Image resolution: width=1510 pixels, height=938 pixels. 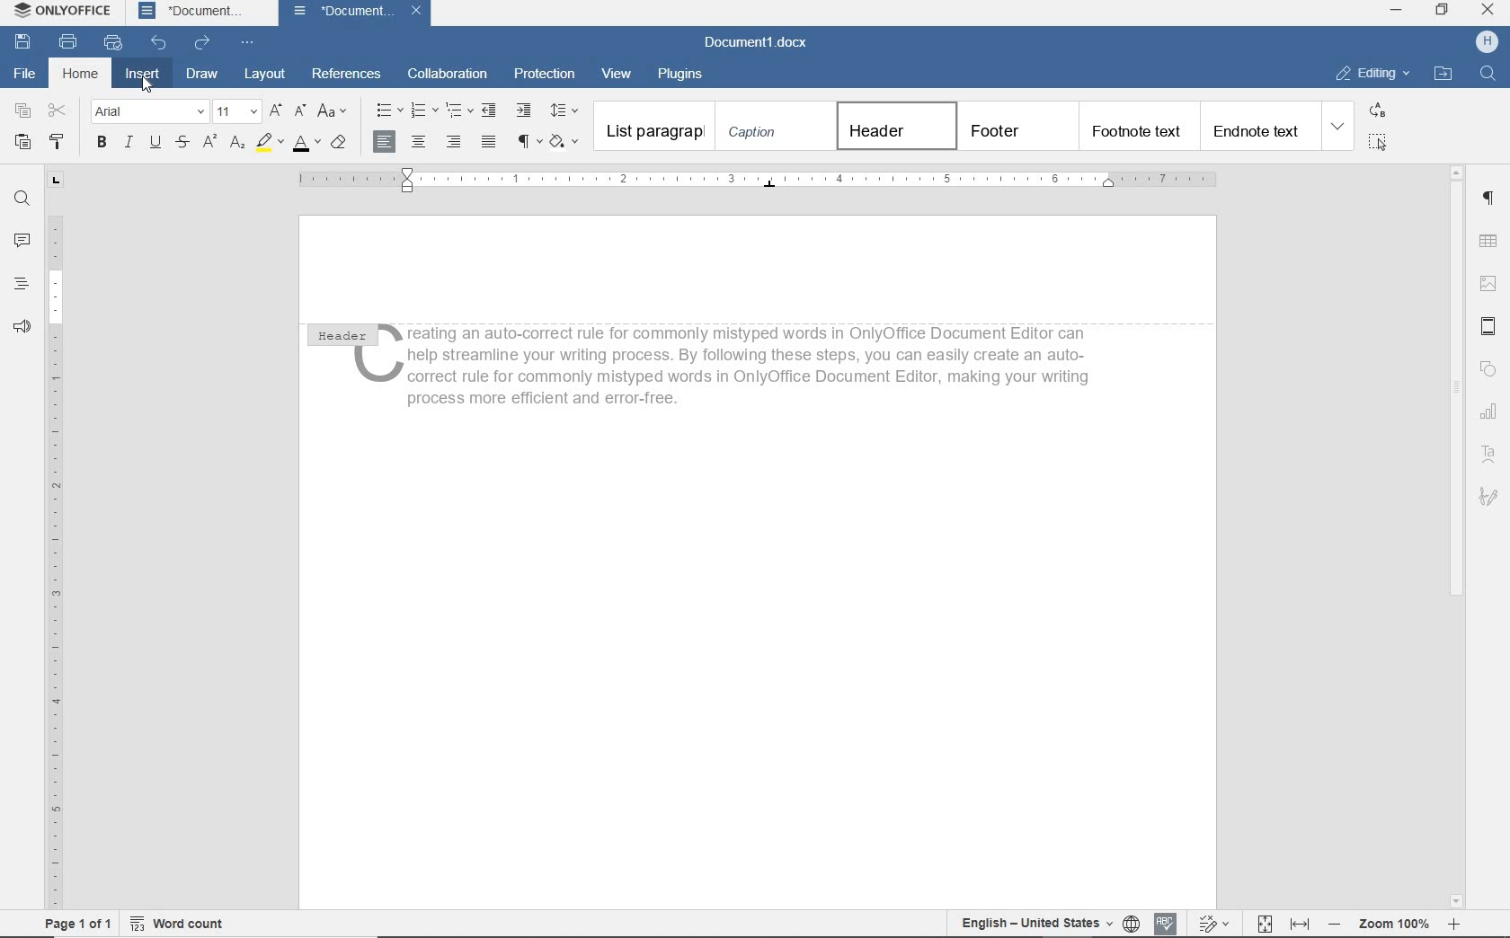 What do you see at coordinates (1489, 454) in the screenshot?
I see `text area` at bounding box center [1489, 454].